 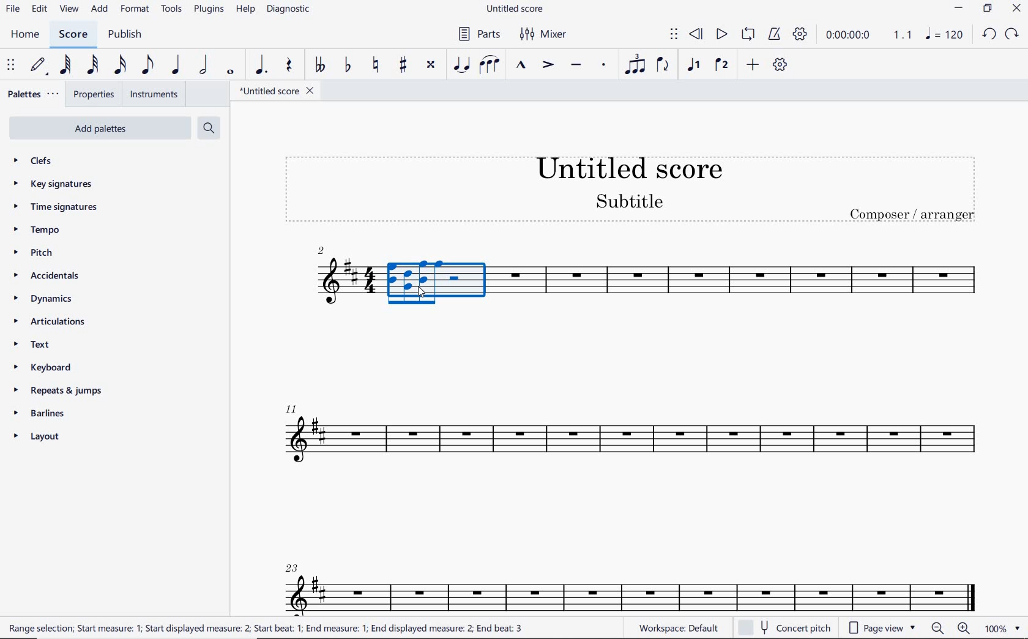 What do you see at coordinates (544, 34) in the screenshot?
I see `MIXER` at bounding box center [544, 34].